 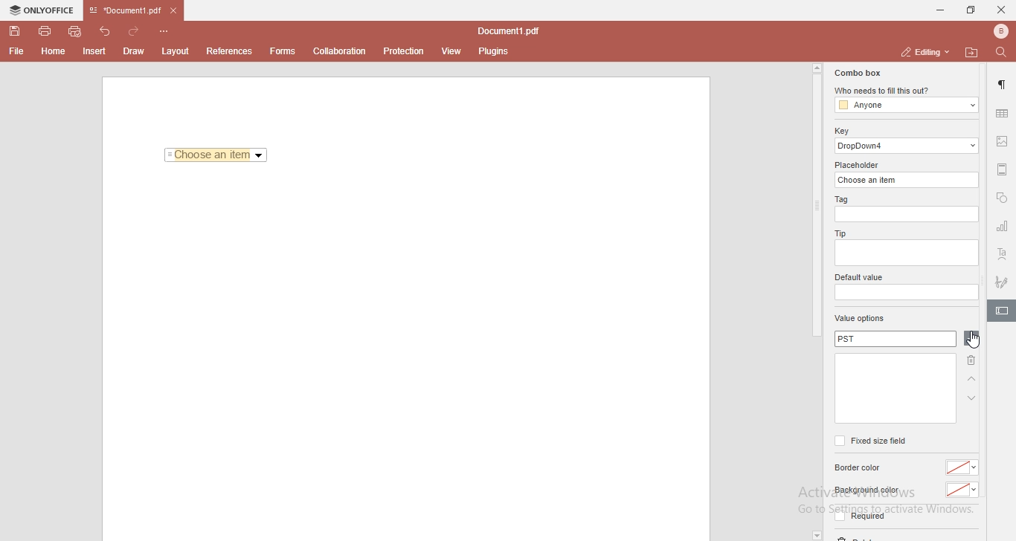 What do you see at coordinates (964, 467) in the screenshot?
I see `color dropdown` at bounding box center [964, 467].